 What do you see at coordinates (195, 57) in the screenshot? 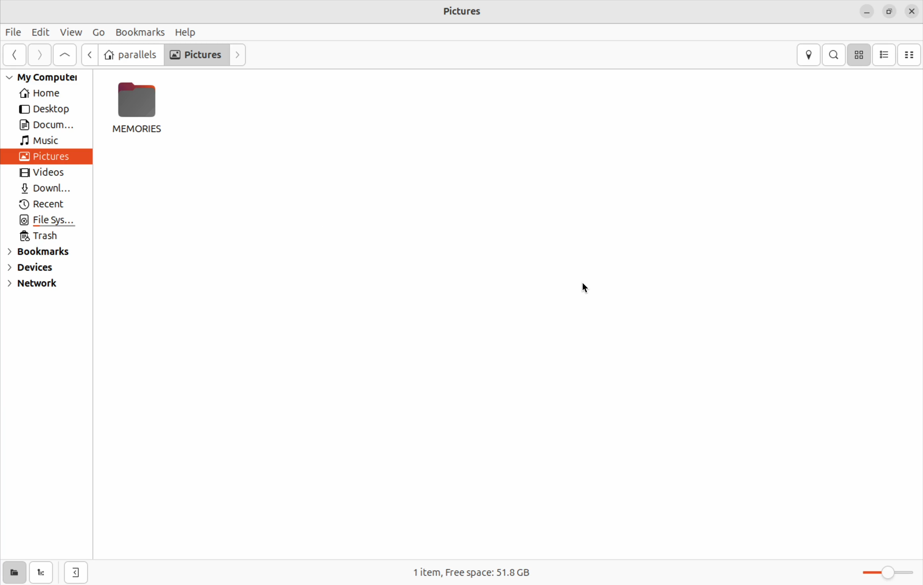
I see `Pictures` at bounding box center [195, 57].